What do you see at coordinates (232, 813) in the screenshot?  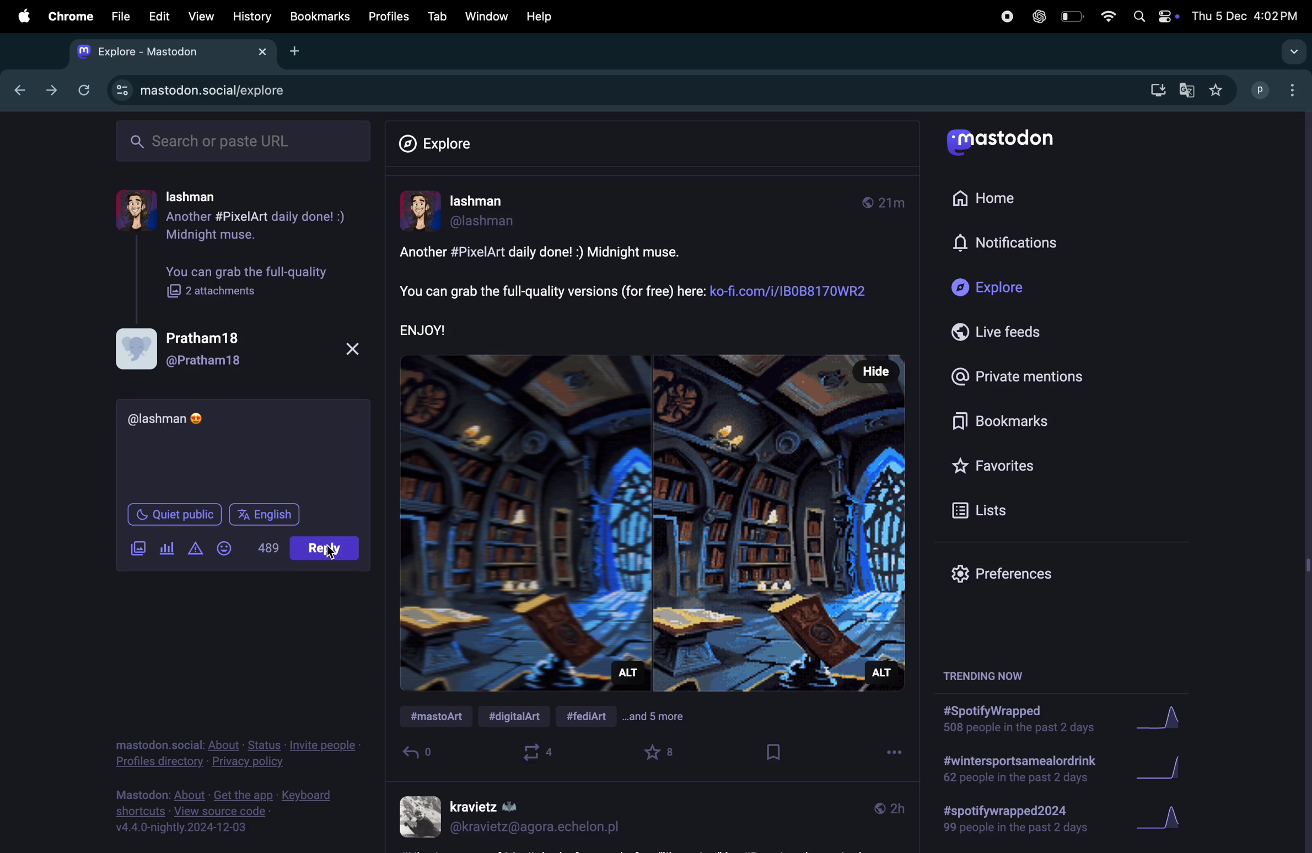 I see `view source code` at bounding box center [232, 813].